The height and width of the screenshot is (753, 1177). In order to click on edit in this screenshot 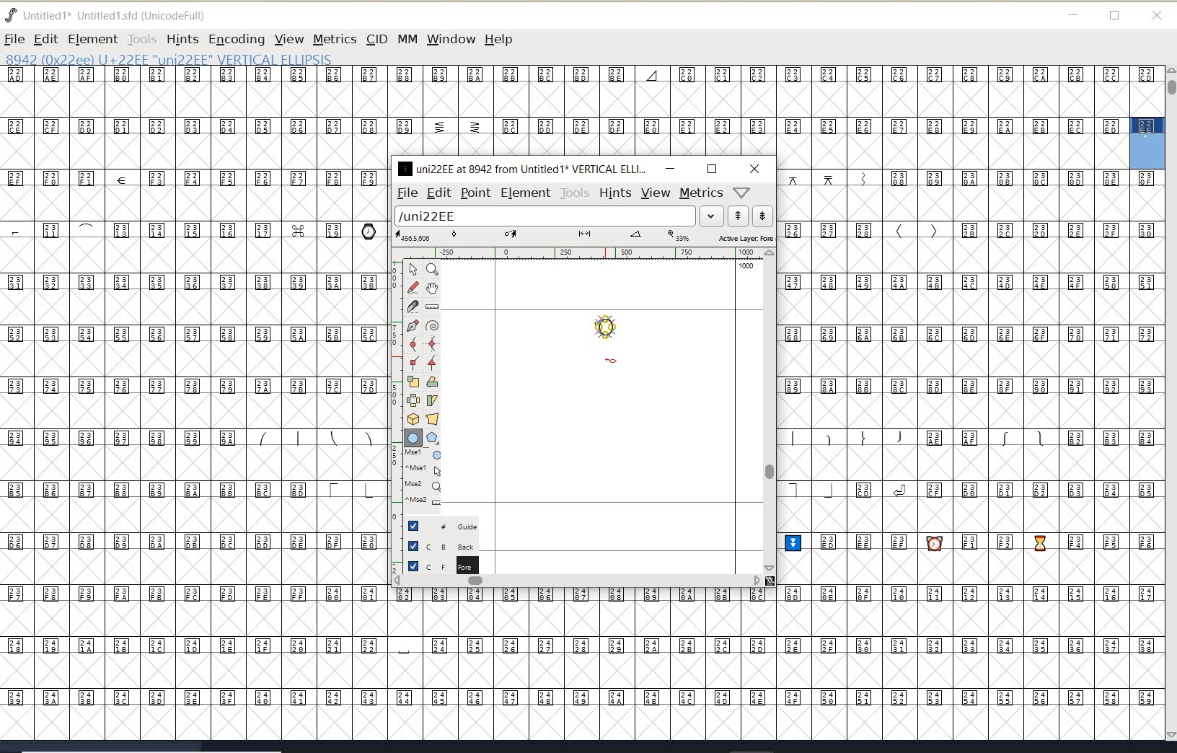, I will do `click(438, 192)`.